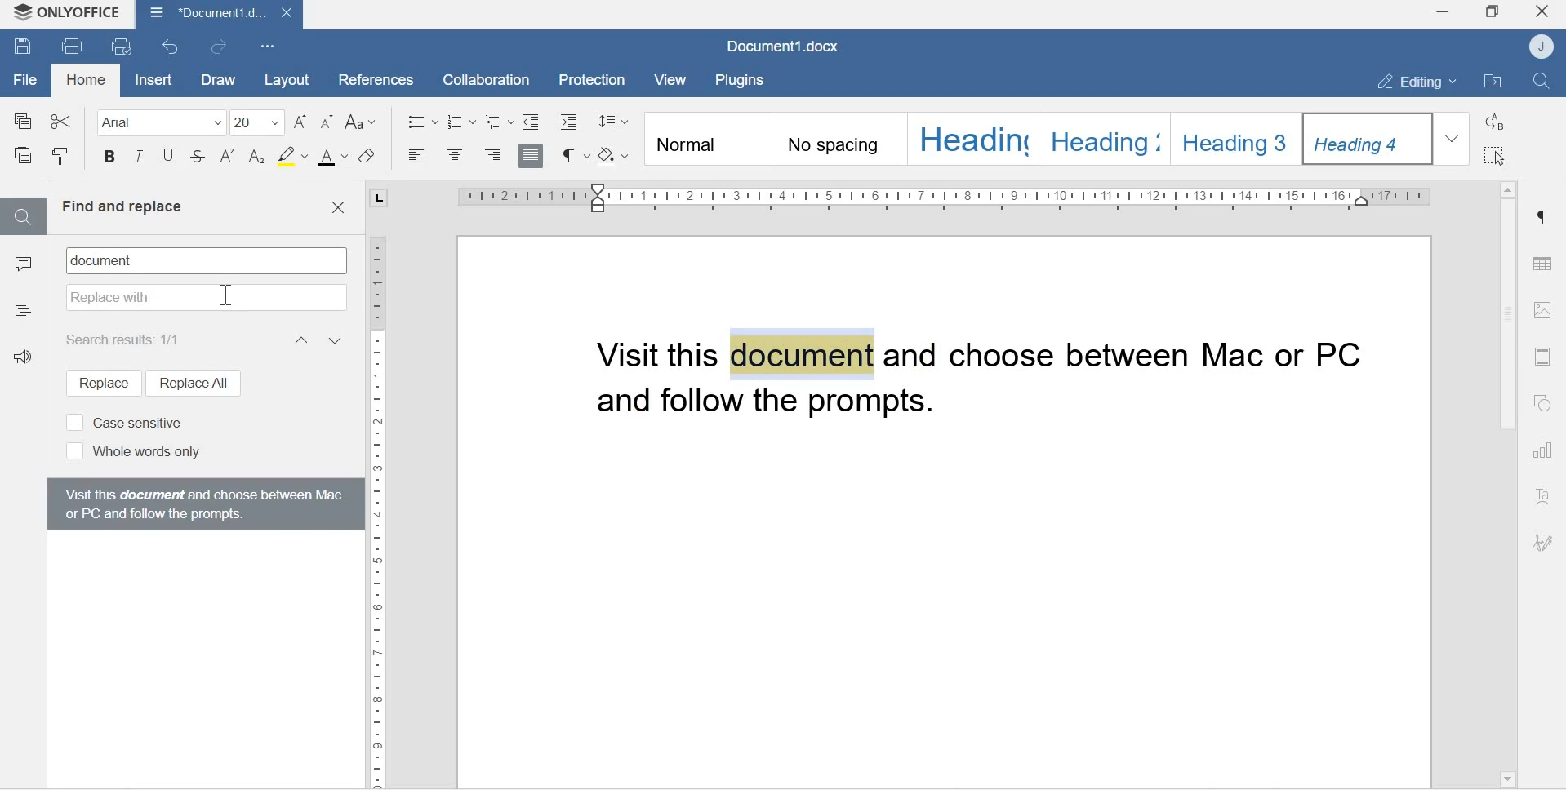 The height and width of the screenshot is (790, 1566). What do you see at coordinates (60, 157) in the screenshot?
I see `Copy style` at bounding box center [60, 157].